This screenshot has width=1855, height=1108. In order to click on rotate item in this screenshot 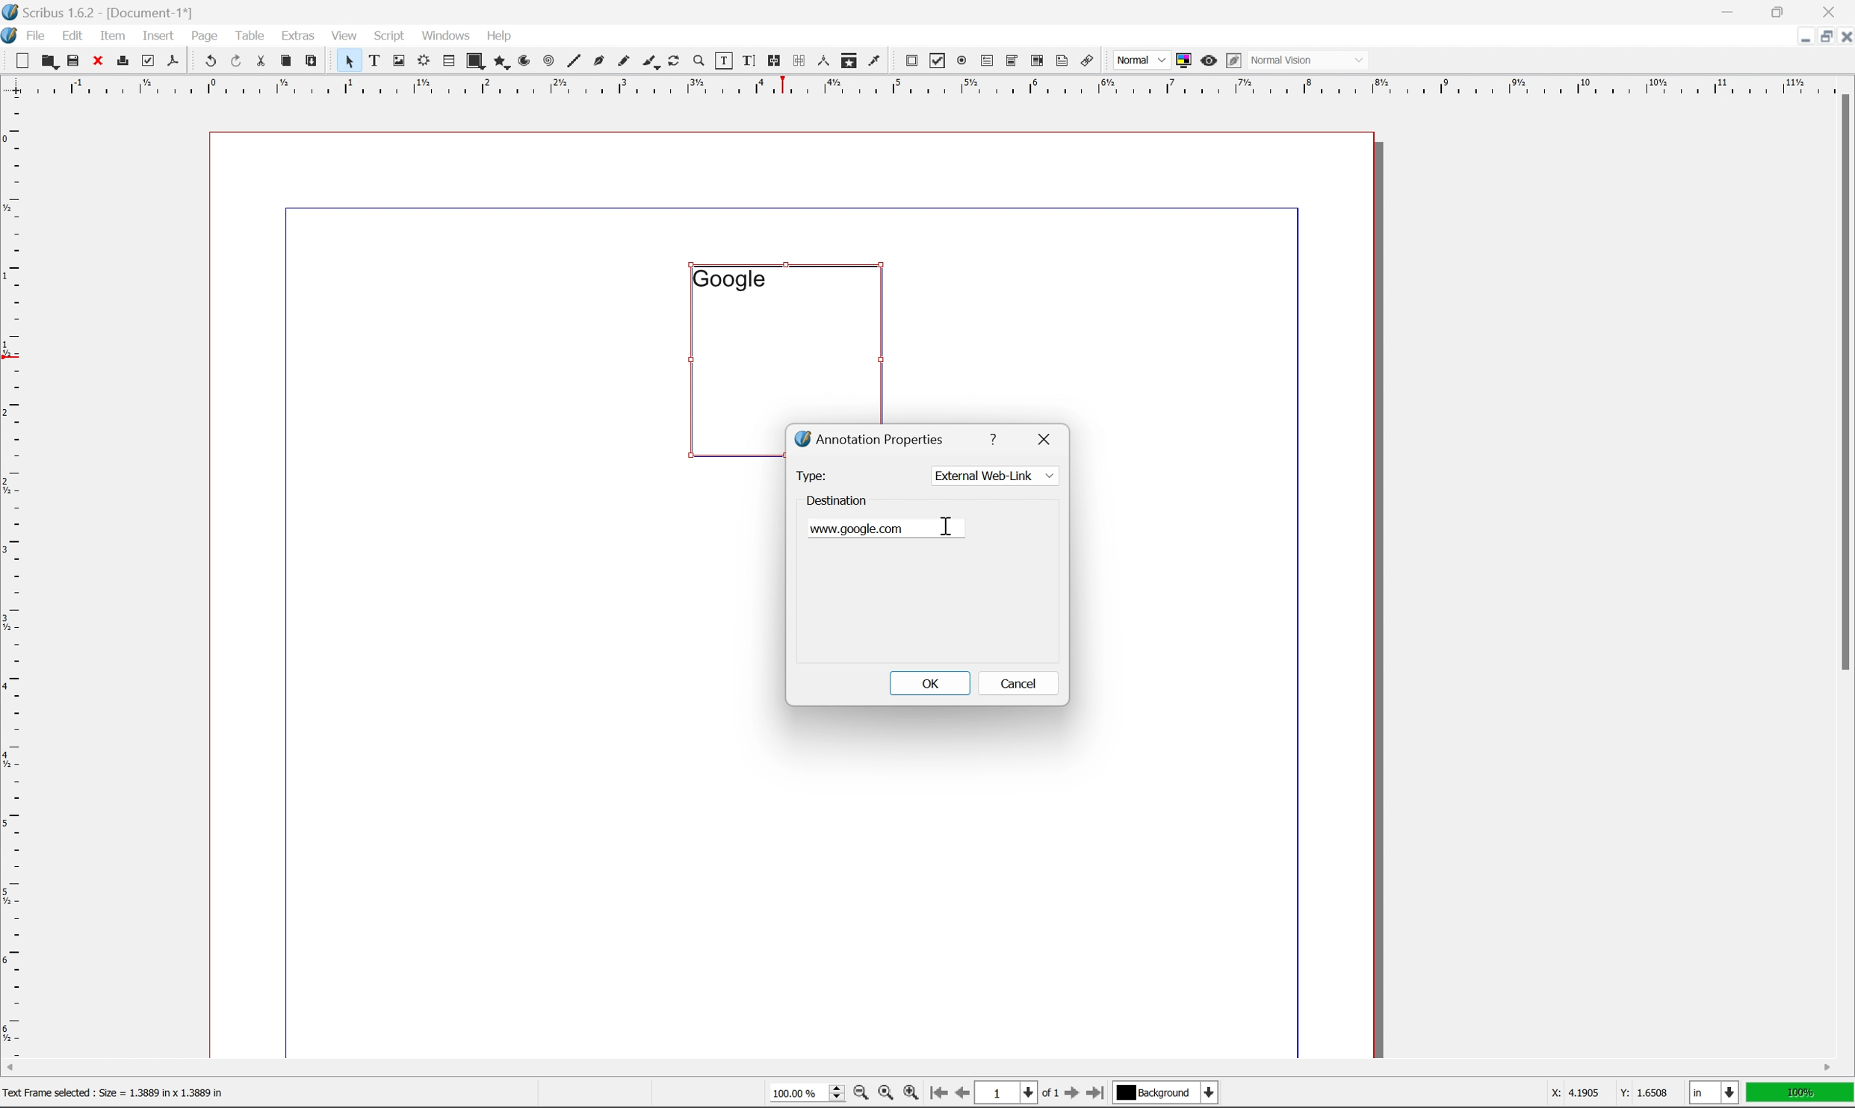, I will do `click(674, 62)`.